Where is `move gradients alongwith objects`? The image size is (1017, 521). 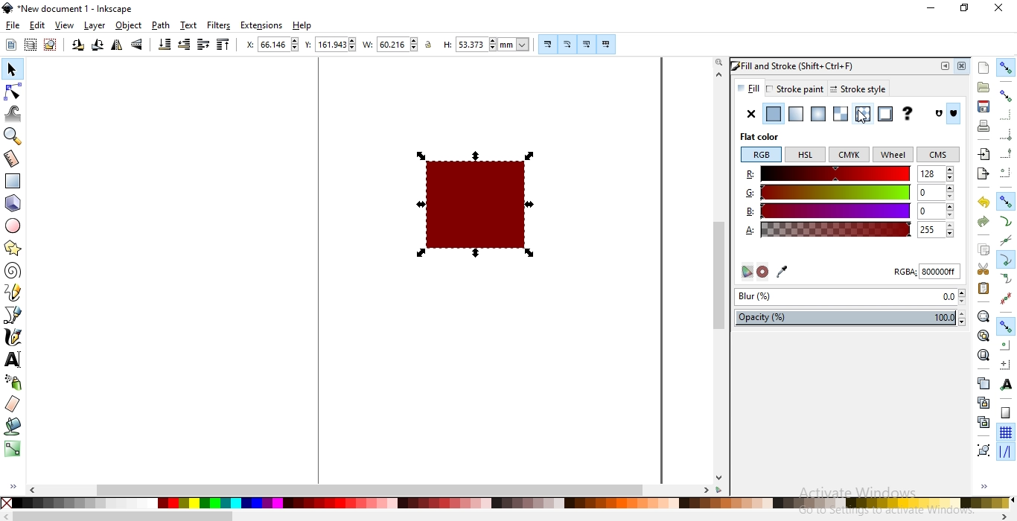
move gradients alongwith objects is located at coordinates (586, 45).